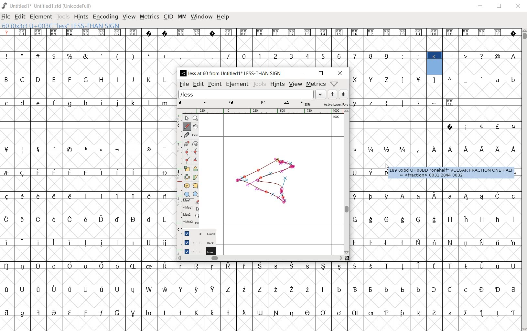  Describe the element at coordinates (373, 78) in the screenshot. I see `capital letters X Y Y` at that location.